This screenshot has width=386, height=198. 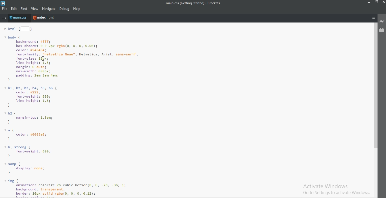 What do you see at coordinates (14, 9) in the screenshot?
I see `edit` at bounding box center [14, 9].